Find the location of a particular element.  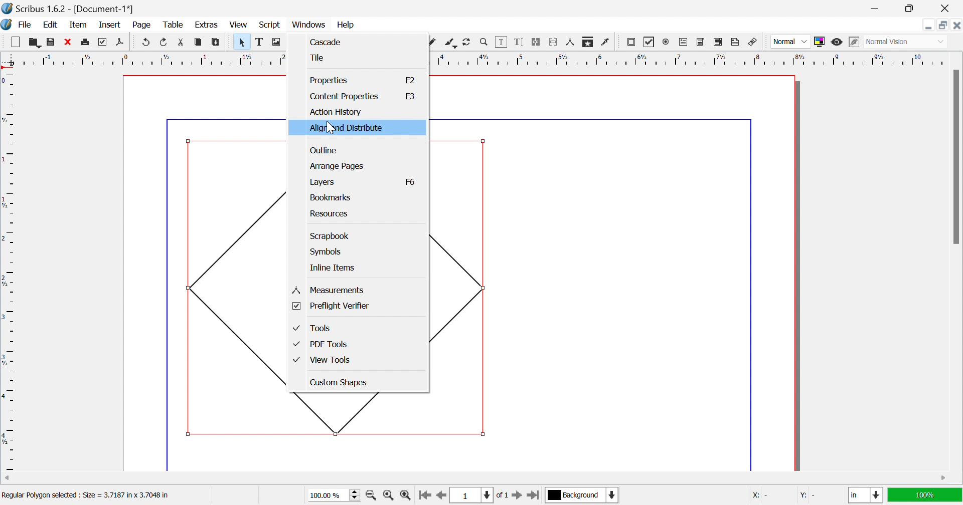

Insert is located at coordinates (110, 24).